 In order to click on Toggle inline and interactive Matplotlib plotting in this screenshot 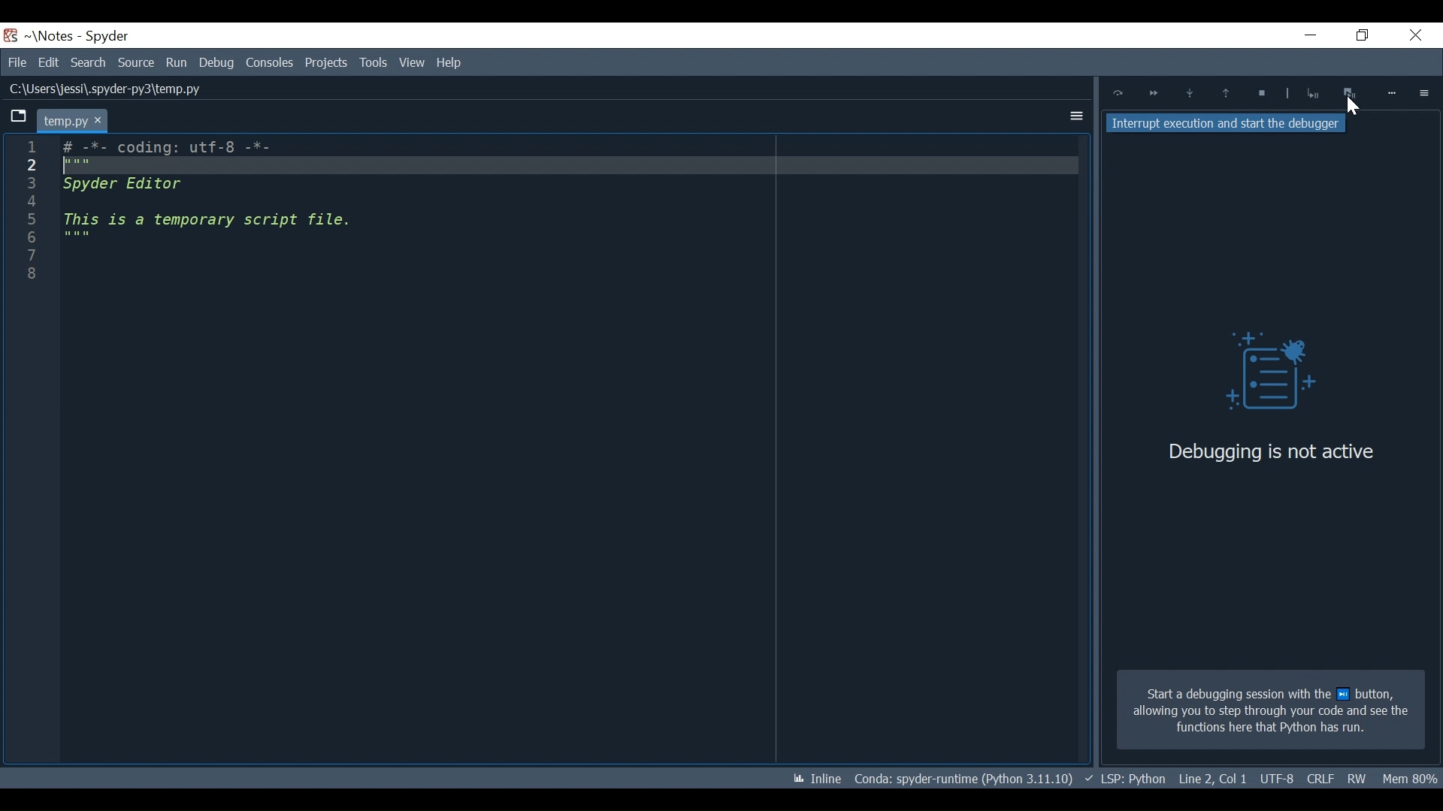, I will do `click(815, 779)`.